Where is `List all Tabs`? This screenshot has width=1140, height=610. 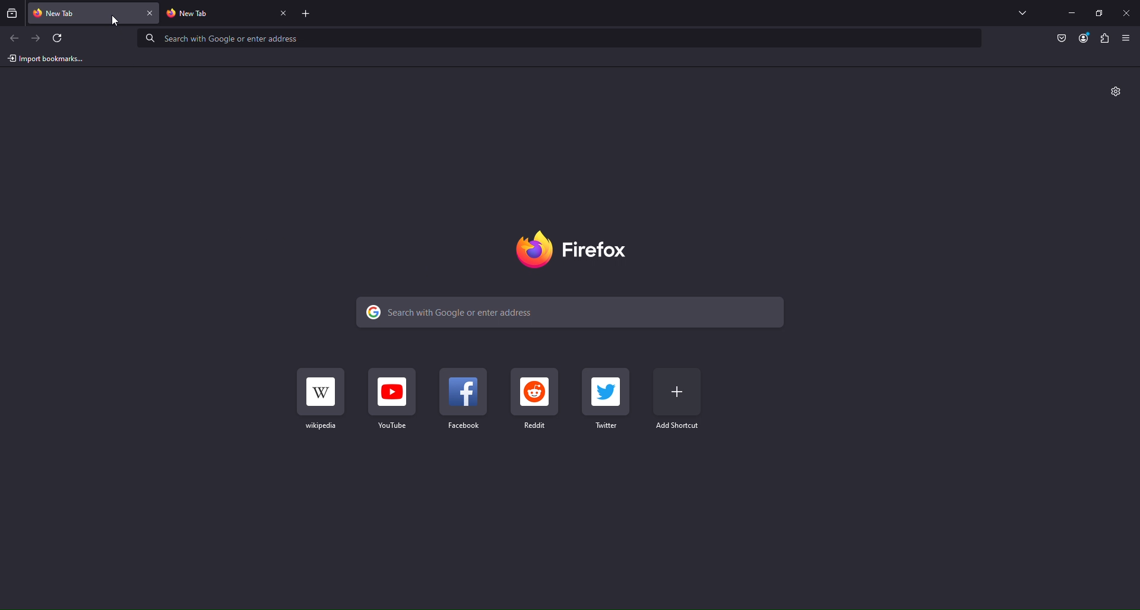 List all Tabs is located at coordinates (1022, 12).